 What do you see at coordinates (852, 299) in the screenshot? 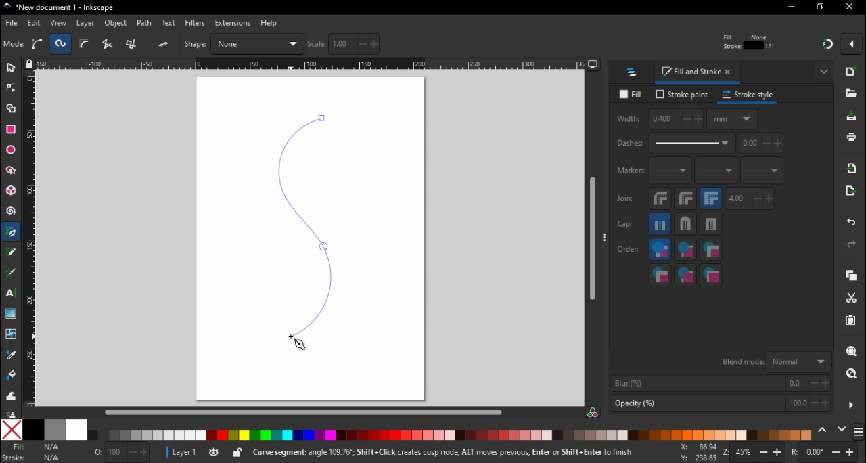
I see `cut` at bounding box center [852, 299].